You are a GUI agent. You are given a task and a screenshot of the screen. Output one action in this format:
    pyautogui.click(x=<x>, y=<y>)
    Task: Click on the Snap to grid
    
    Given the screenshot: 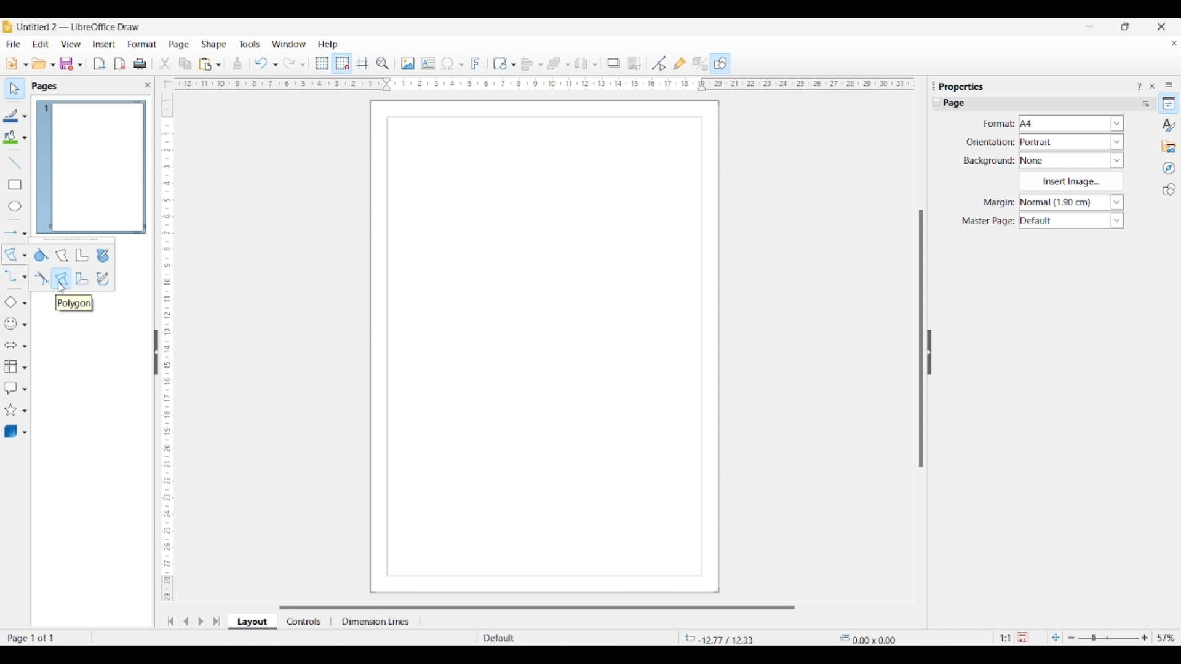 What is the action you would take?
    pyautogui.click(x=343, y=64)
    